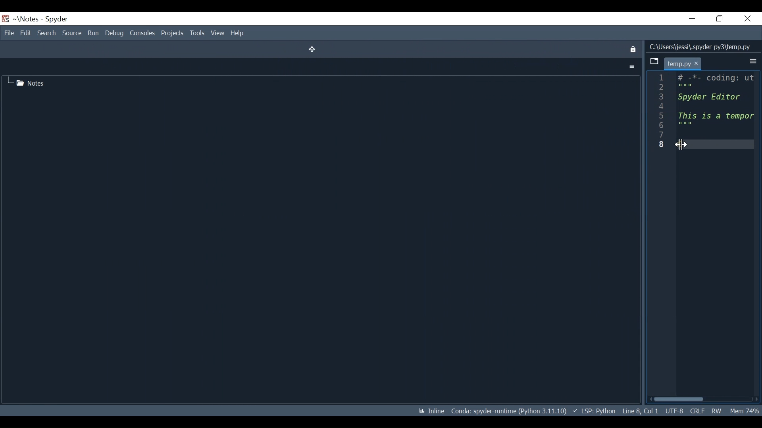  Describe the element at coordinates (72, 33) in the screenshot. I see `Source` at that location.